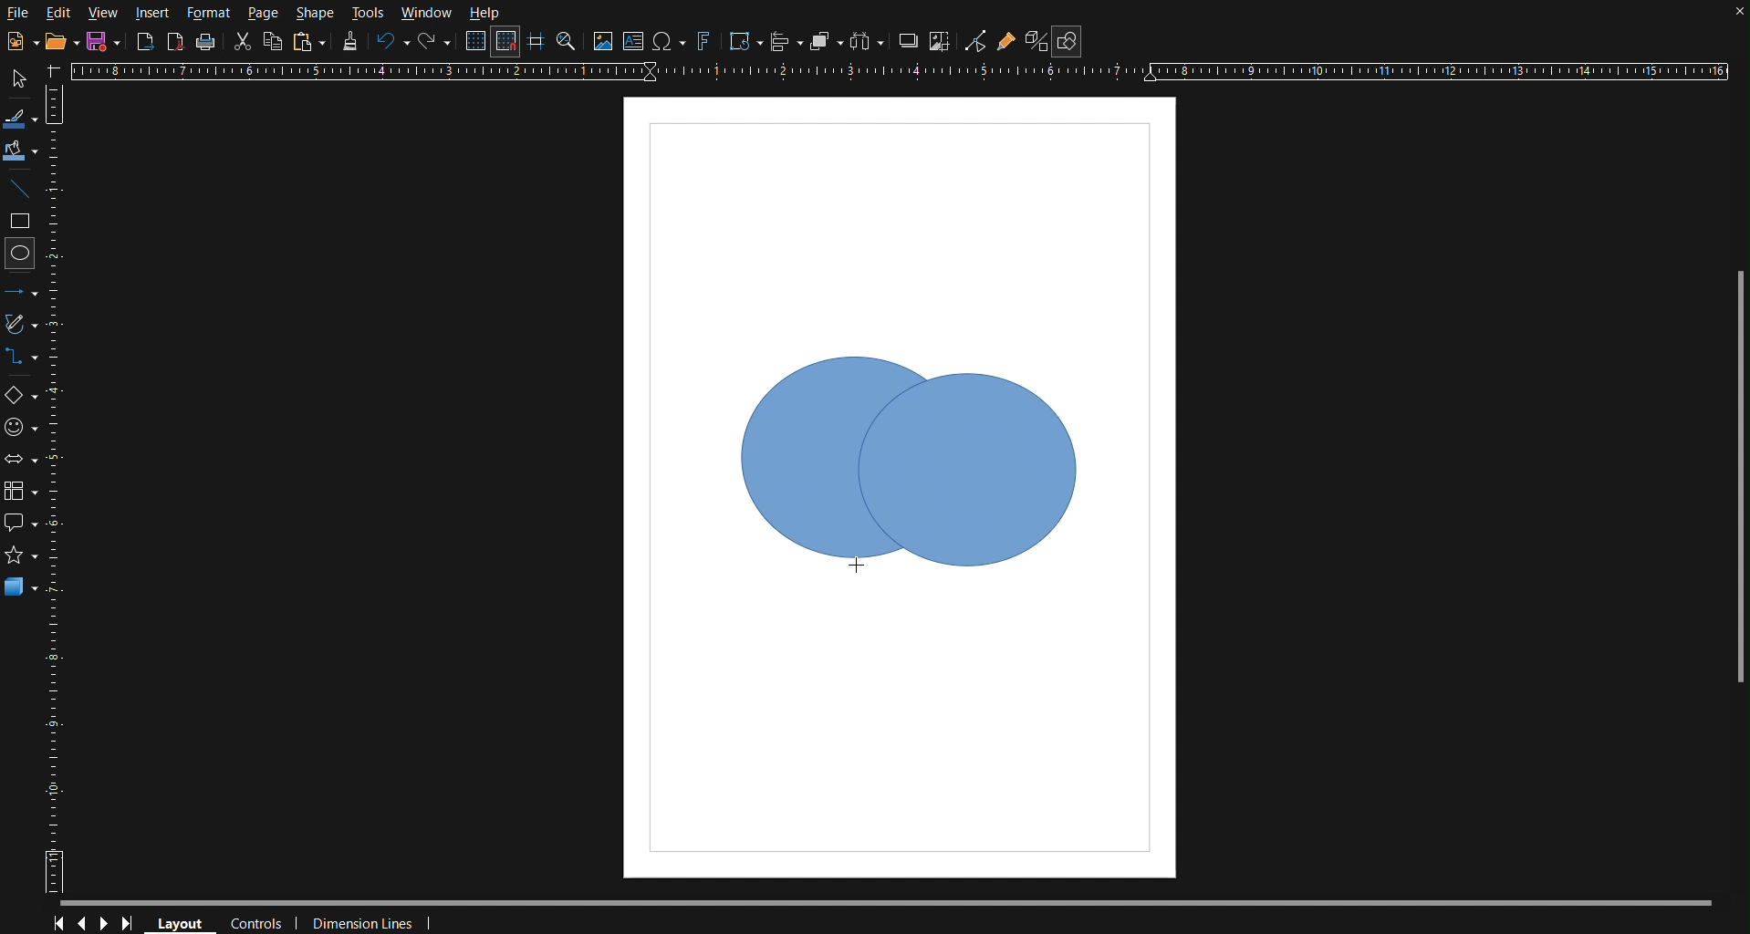  I want to click on Snap to Grid, so click(507, 43).